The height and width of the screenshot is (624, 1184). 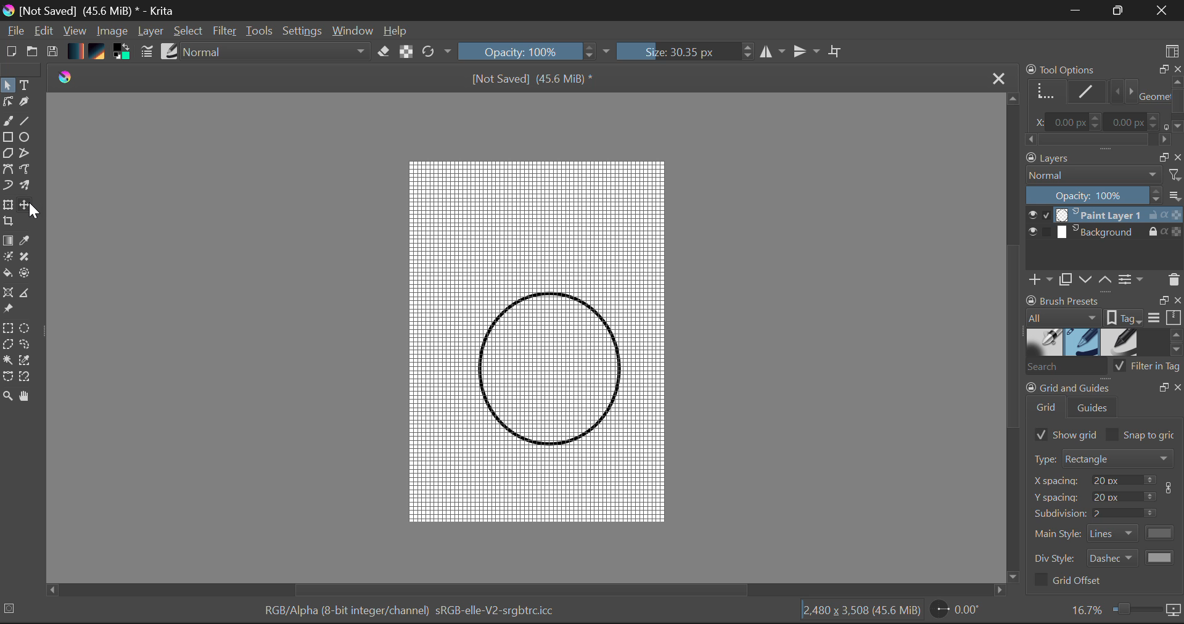 I want to click on Move Layer, so click(x=27, y=205).